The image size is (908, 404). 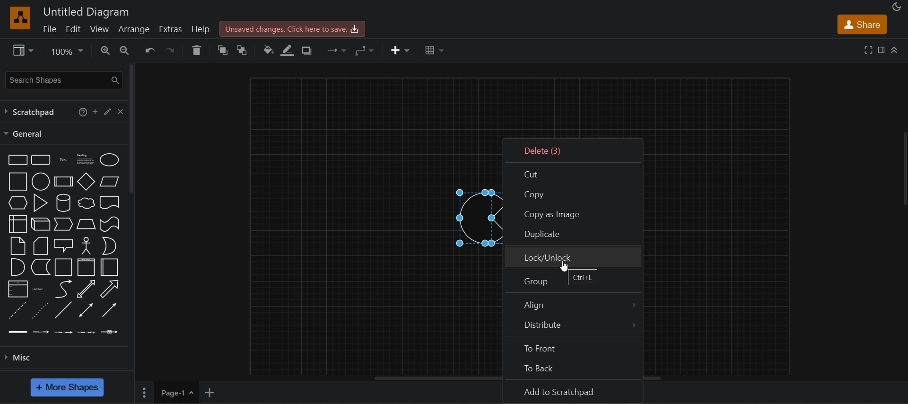 What do you see at coordinates (573, 174) in the screenshot?
I see `cut` at bounding box center [573, 174].